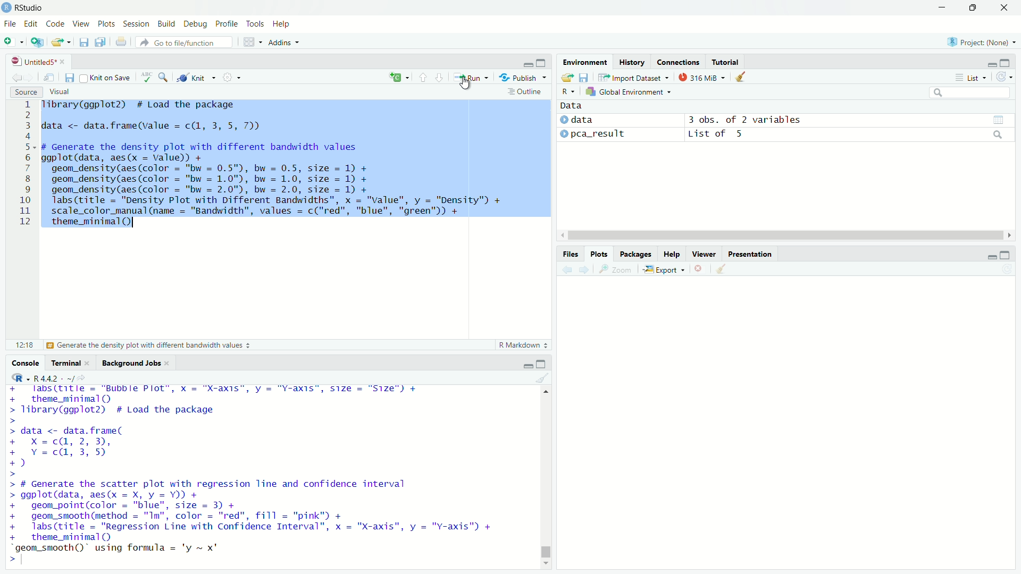 This screenshot has width=1021, height=574. Describe the element at coordinates (664, 269) in the screenshot. I see `Export` at that location.